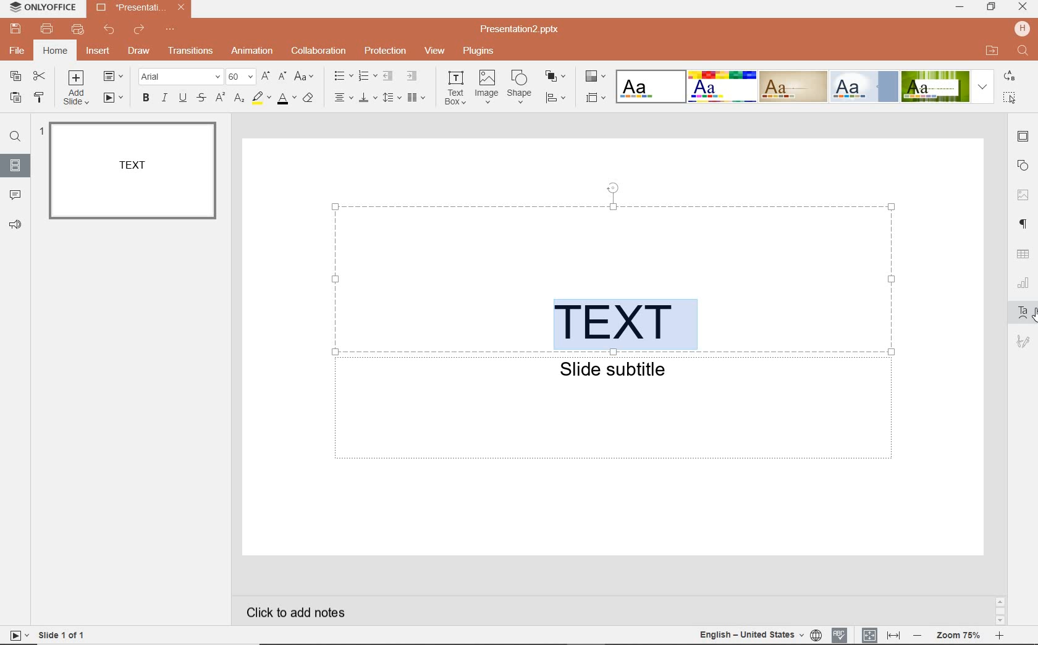  What do you see at coordinates (15, 193) in the screenshot?
I see `COMMENTS` at bounding box center [15, 193].